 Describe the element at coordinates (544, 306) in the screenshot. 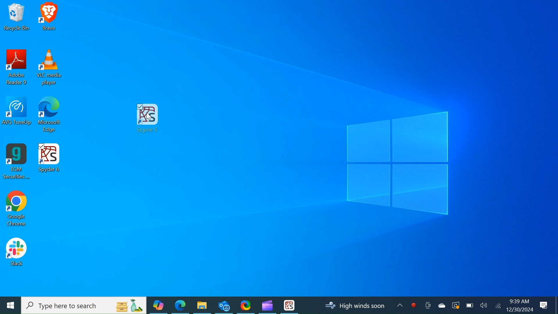

I see `Notification` at that location.